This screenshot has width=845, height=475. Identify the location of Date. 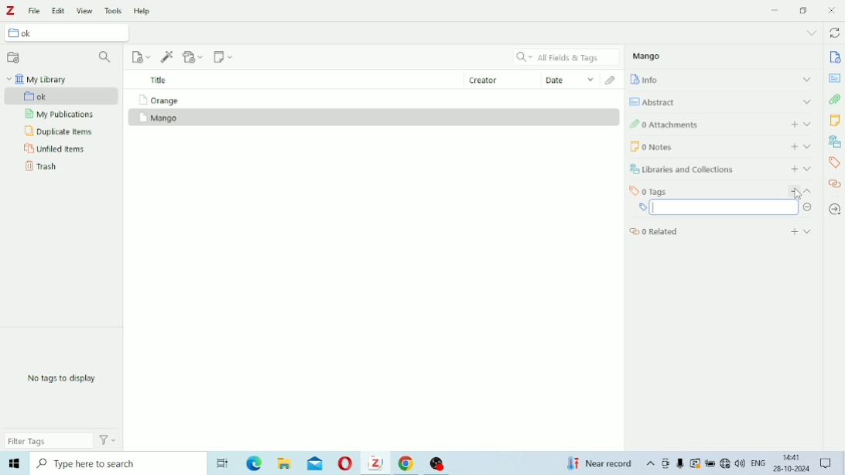
(570, 80).